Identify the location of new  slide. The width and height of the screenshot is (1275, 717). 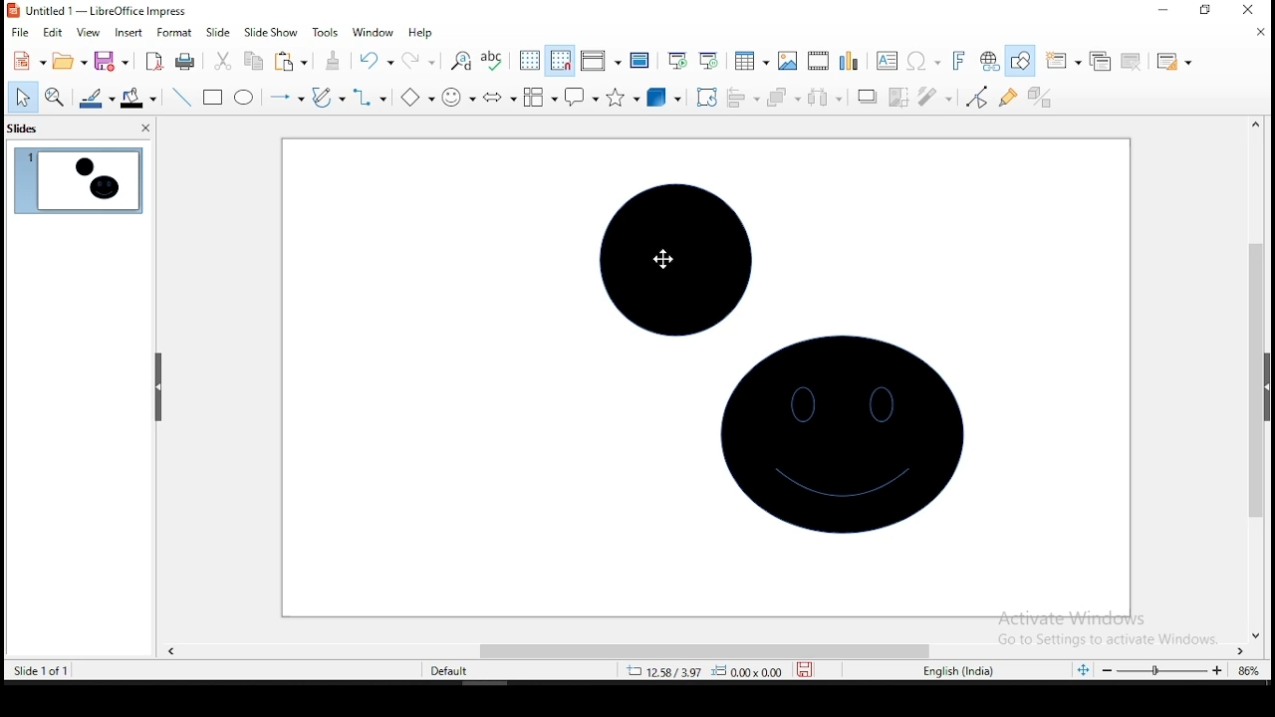
(1064, 59).